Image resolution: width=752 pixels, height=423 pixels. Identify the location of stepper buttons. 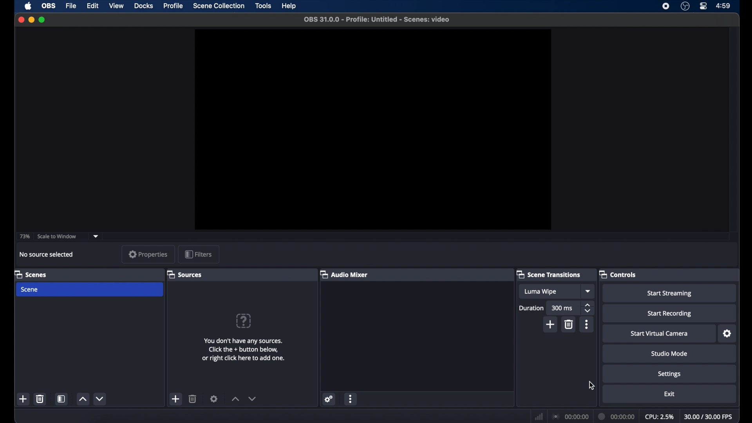
(587, 308).